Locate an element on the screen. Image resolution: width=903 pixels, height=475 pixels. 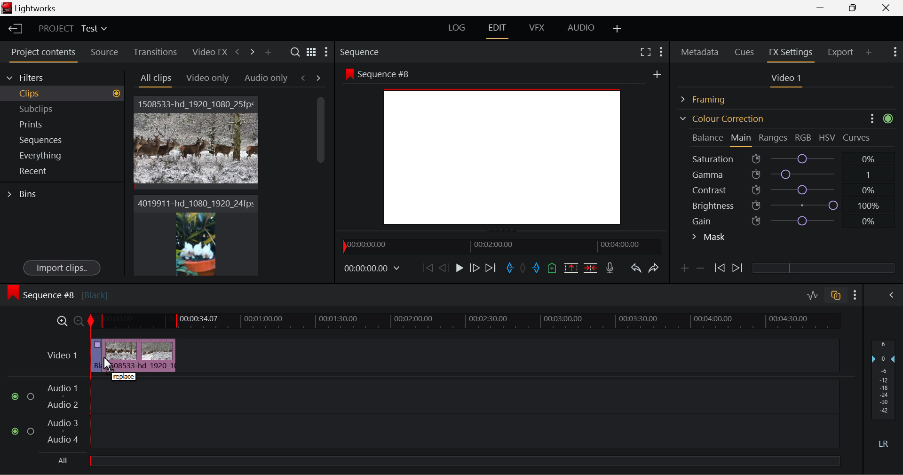
Curves is located at coordinates (858, 137).